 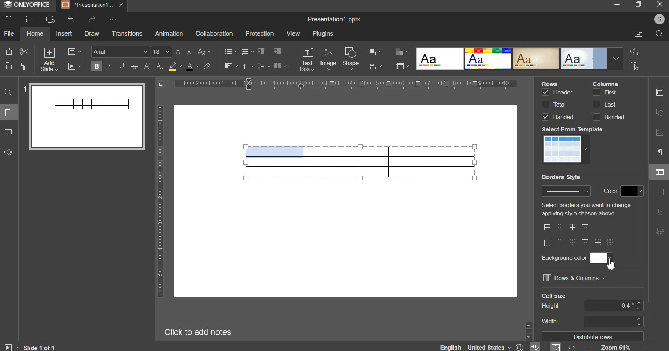 I want to click on columns, so click(x=608, y=104).